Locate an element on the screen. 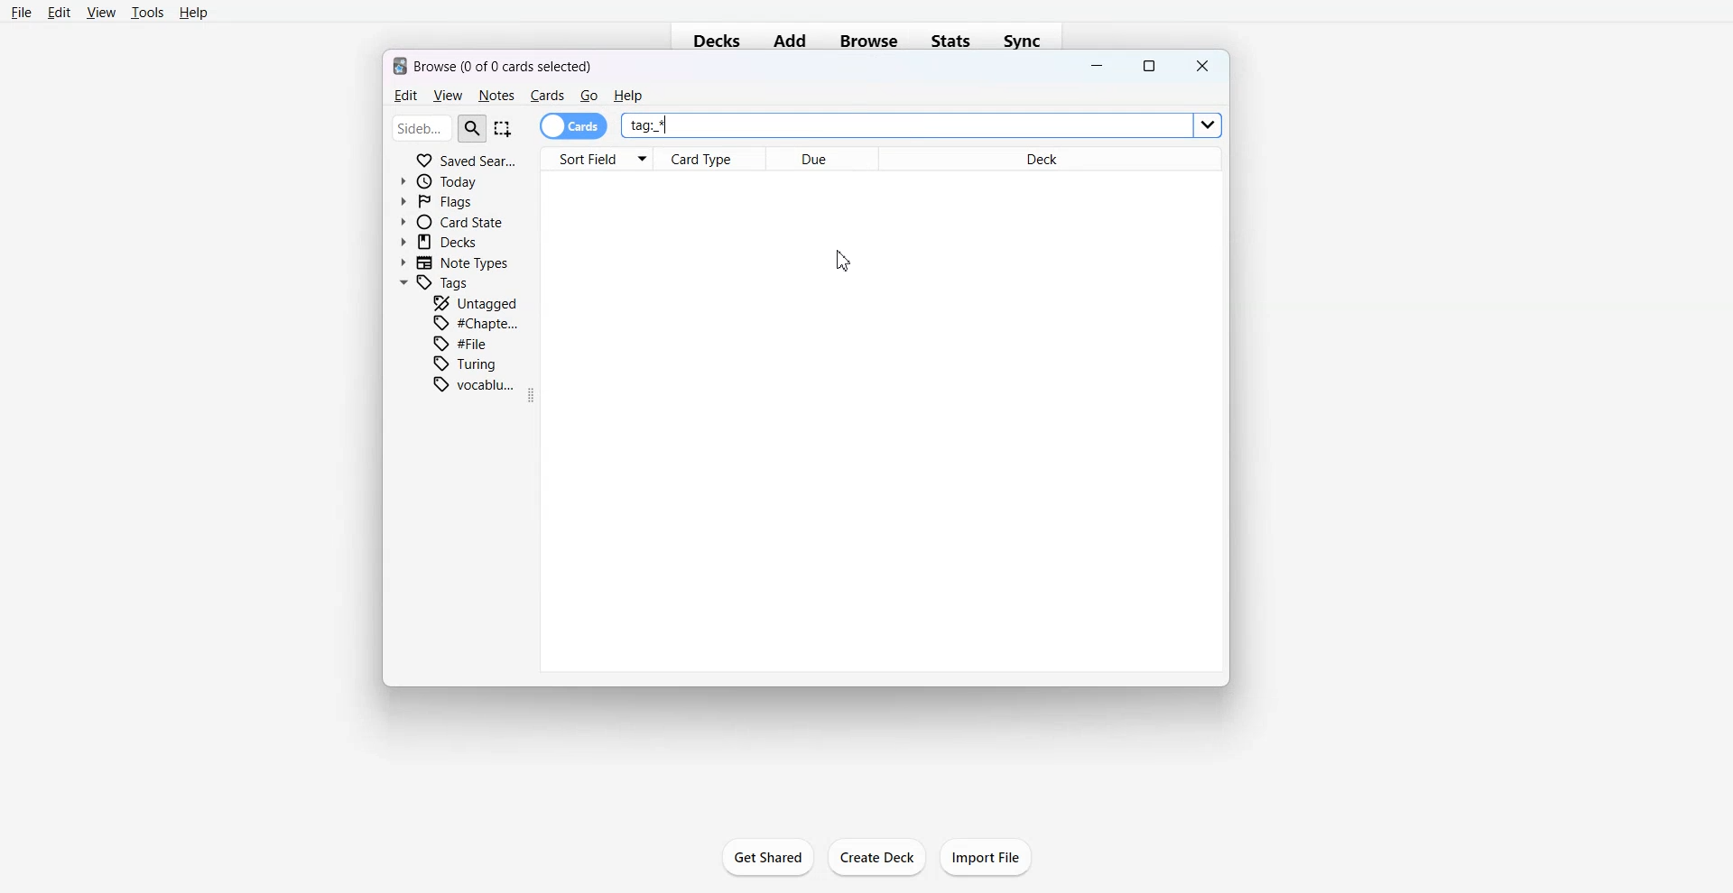 Image resolution: width=1733 pixels, height=893 pixels. Note Types is located at coordinates (456, 262).